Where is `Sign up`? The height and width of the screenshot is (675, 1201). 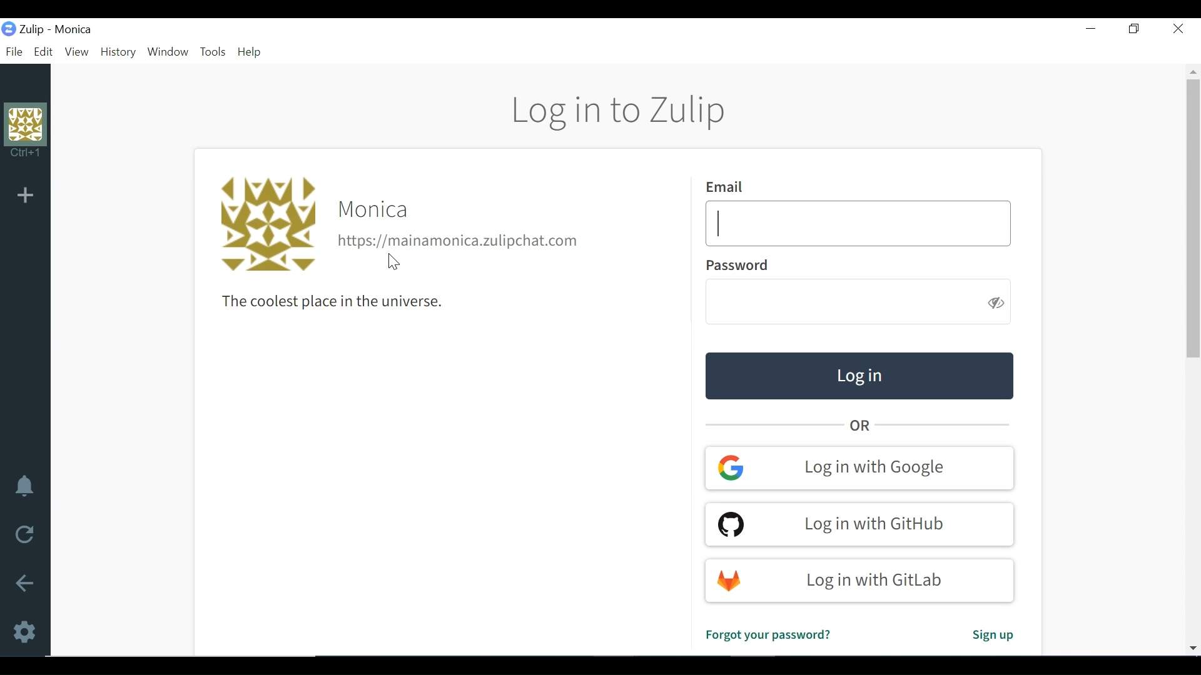
Sign up is located at coordinates (991, 637).